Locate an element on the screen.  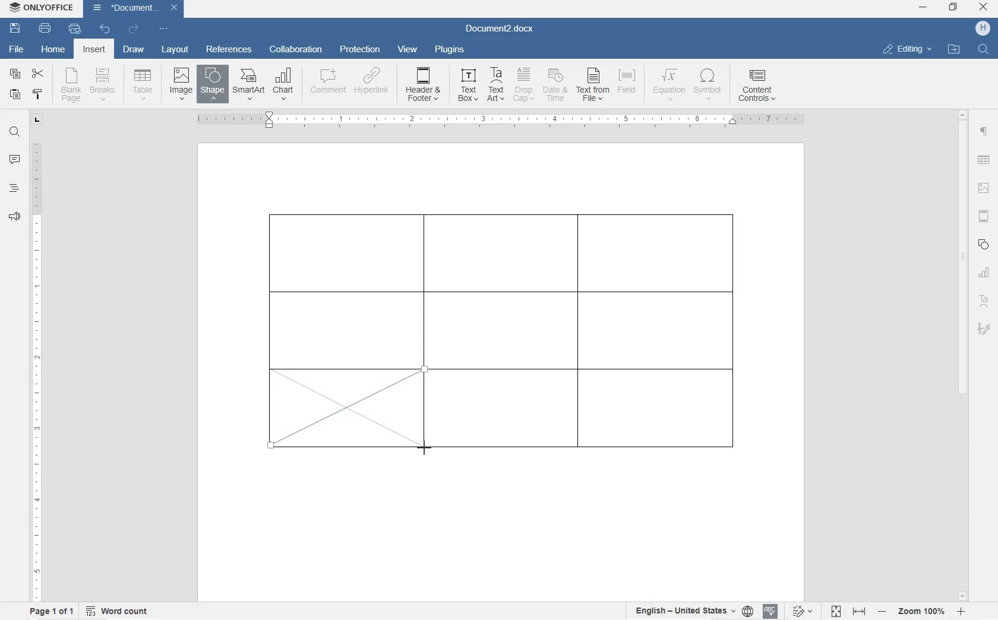
CONTENT CONTROLS is located at coordinates (755, 87).